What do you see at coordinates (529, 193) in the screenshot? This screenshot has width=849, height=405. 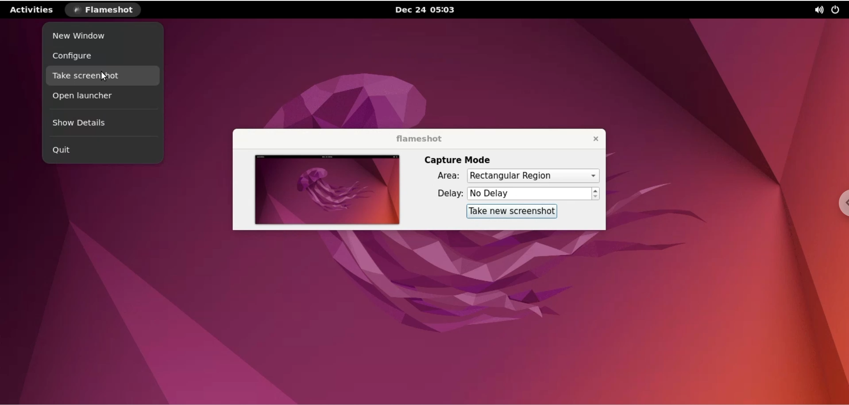 I see `delay time` at bounding box center [529, 193].